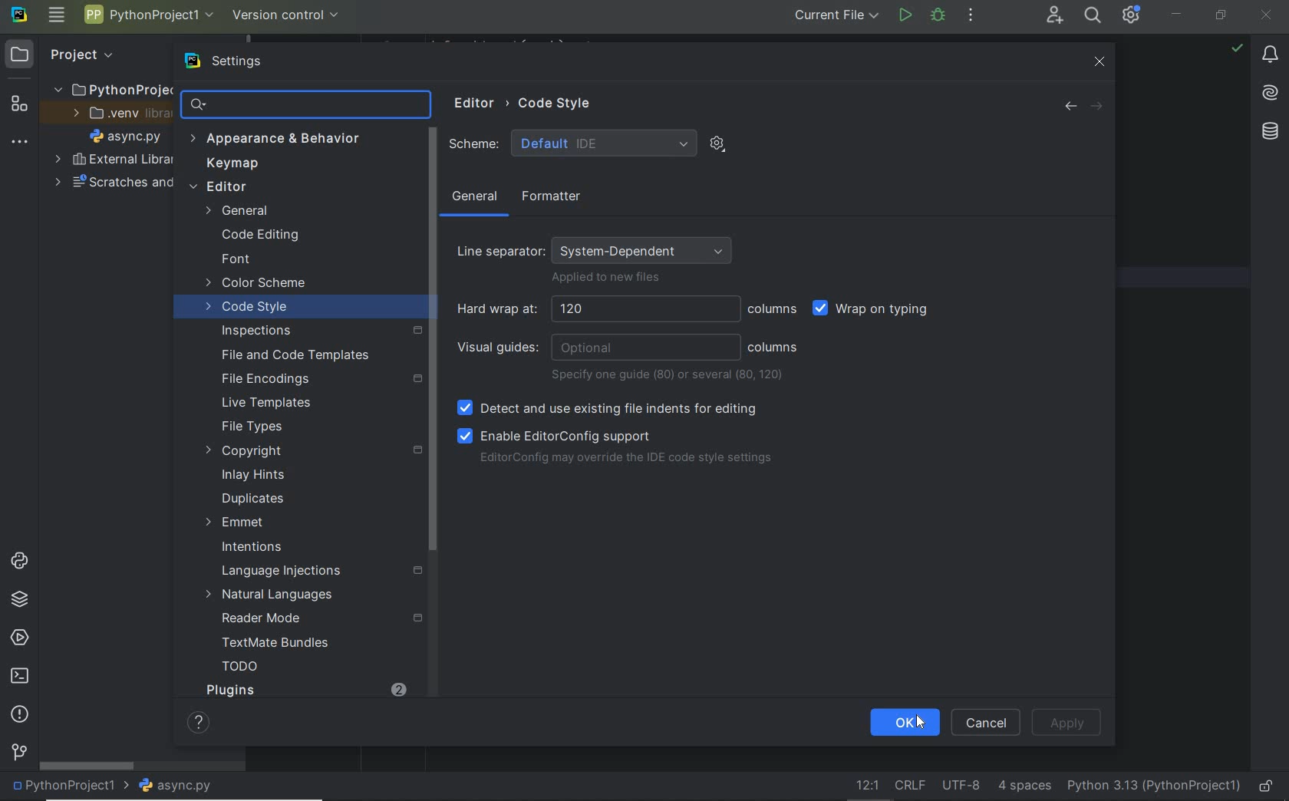 Image resolution: width=1289 pixels, height=801 pixels. I want to click on no problem, so click(1236, 48).